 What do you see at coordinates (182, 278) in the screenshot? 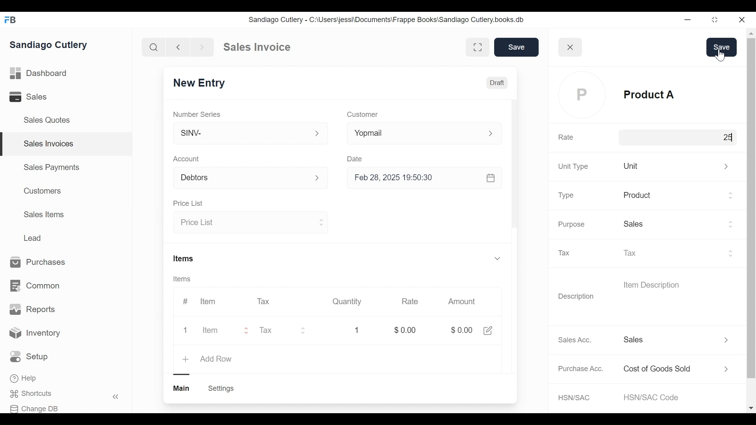
I see `Items` at bounding box center [182, 278].